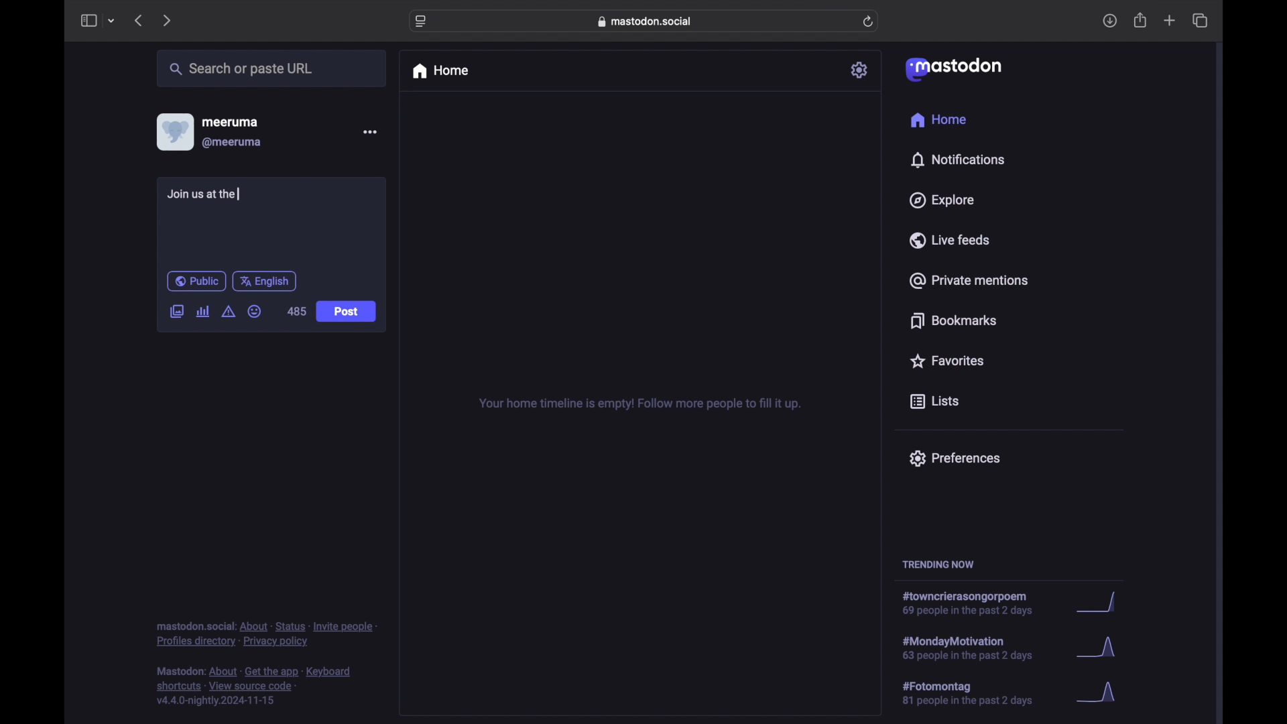  Describe the element at coordinates (1100, 603) in the screenshot. I see `graph` at that location.